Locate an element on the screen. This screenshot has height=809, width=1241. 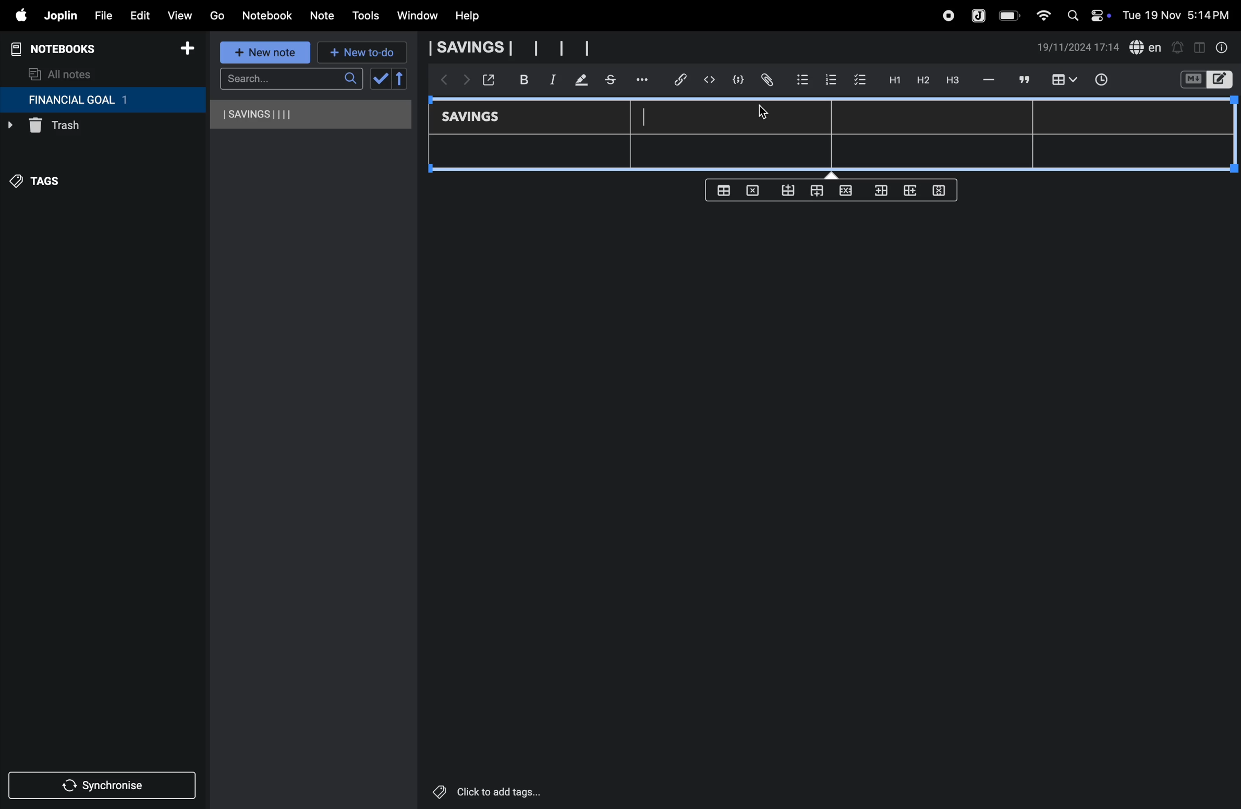
all notes is located at coordinates (61, 73).